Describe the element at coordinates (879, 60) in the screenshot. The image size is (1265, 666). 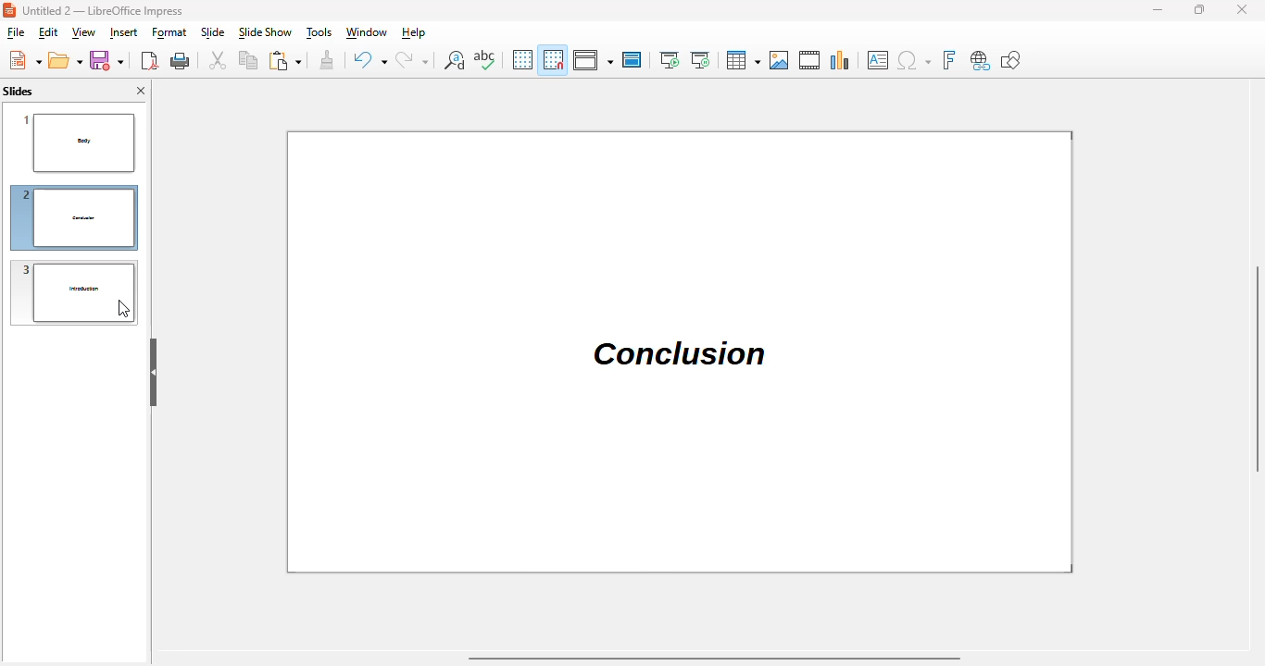
I see `insert textbox` at that location.